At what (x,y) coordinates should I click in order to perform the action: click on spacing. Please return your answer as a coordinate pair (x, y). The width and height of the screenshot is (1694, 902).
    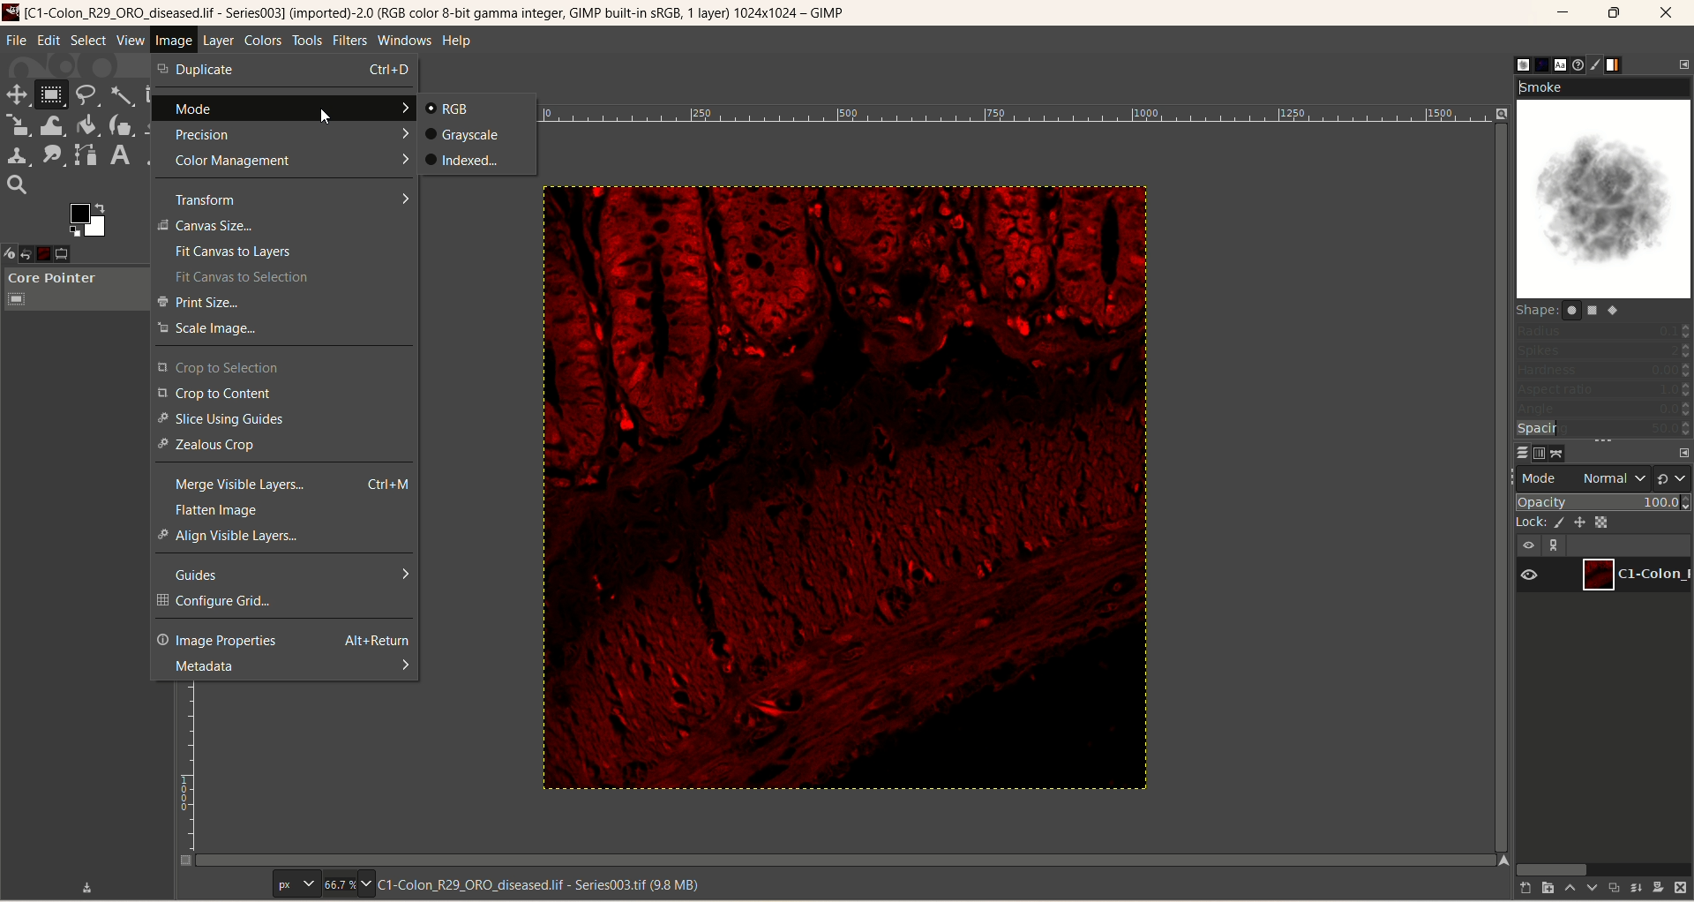
    Looking at the image, I should click on (1603, 429).